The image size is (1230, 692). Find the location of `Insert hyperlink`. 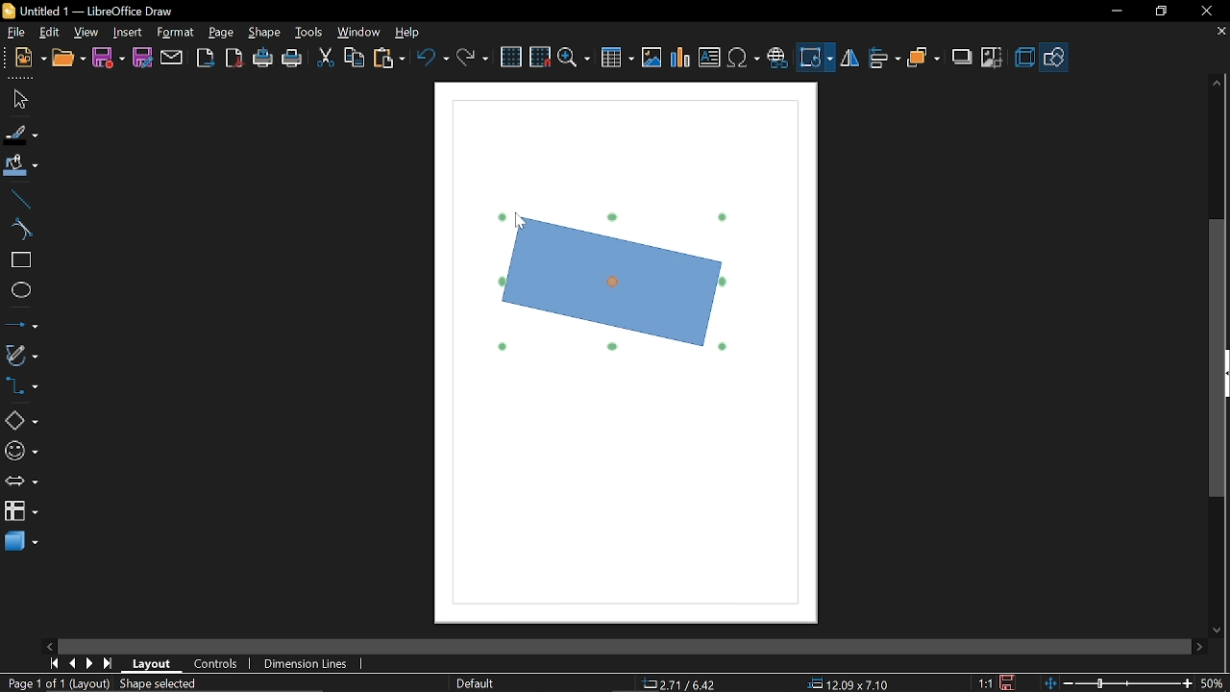

Insert hyperlink is located at coordinates (778, 56).